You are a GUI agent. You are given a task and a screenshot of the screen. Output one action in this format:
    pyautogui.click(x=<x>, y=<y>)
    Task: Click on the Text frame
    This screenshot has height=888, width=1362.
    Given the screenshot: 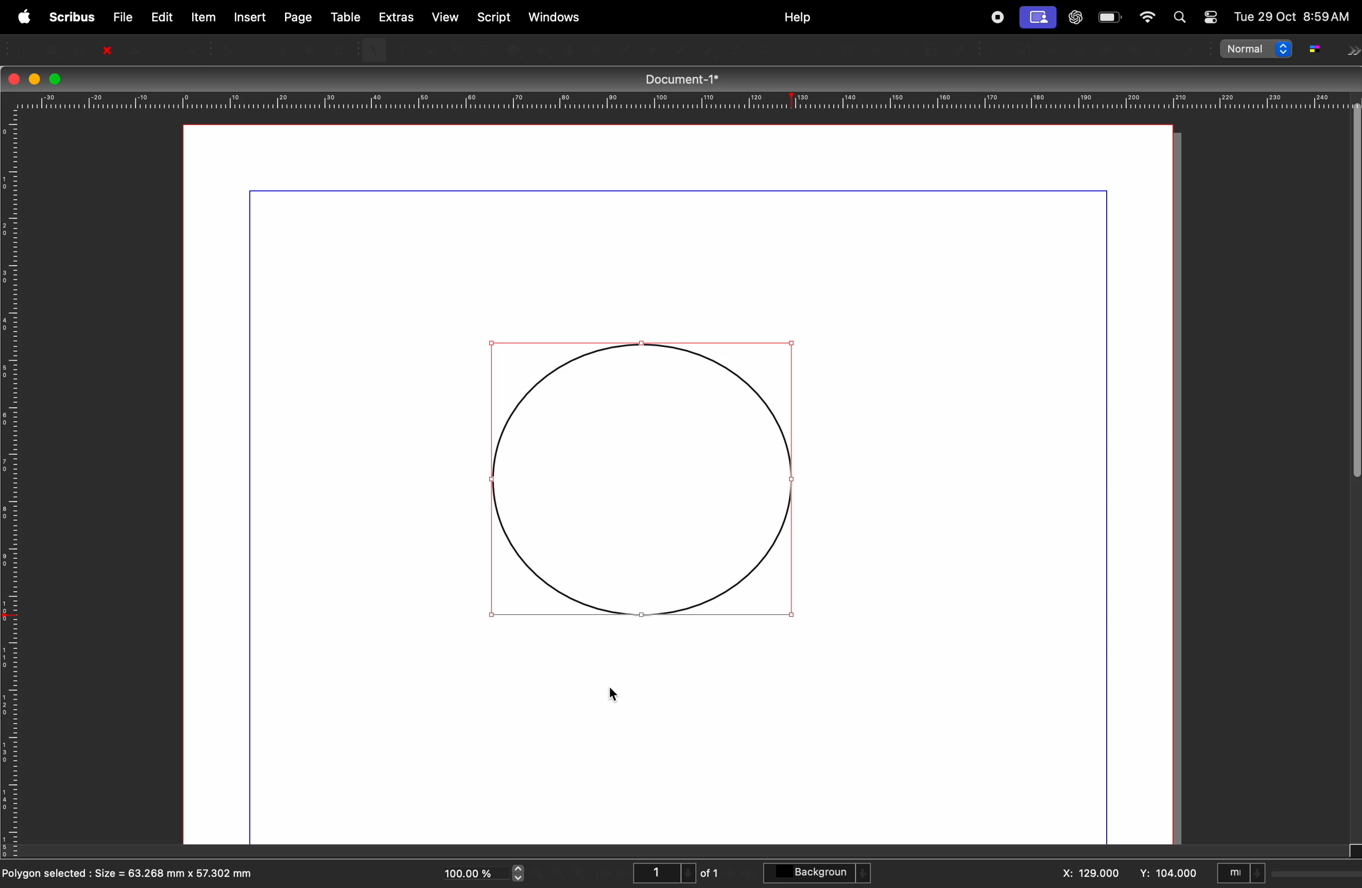 What is the action you would take?
    pyautogui.click(x=401, y=48)
    